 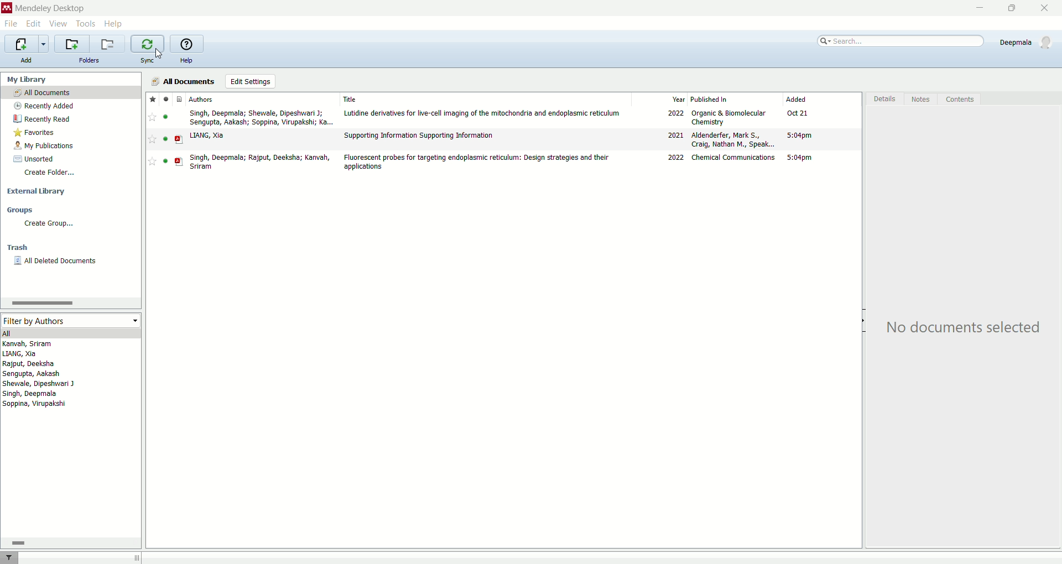 What do you see at coordinates (153, 99) in the screenshot?
I see `favorites` at bounding box center [153, 99].